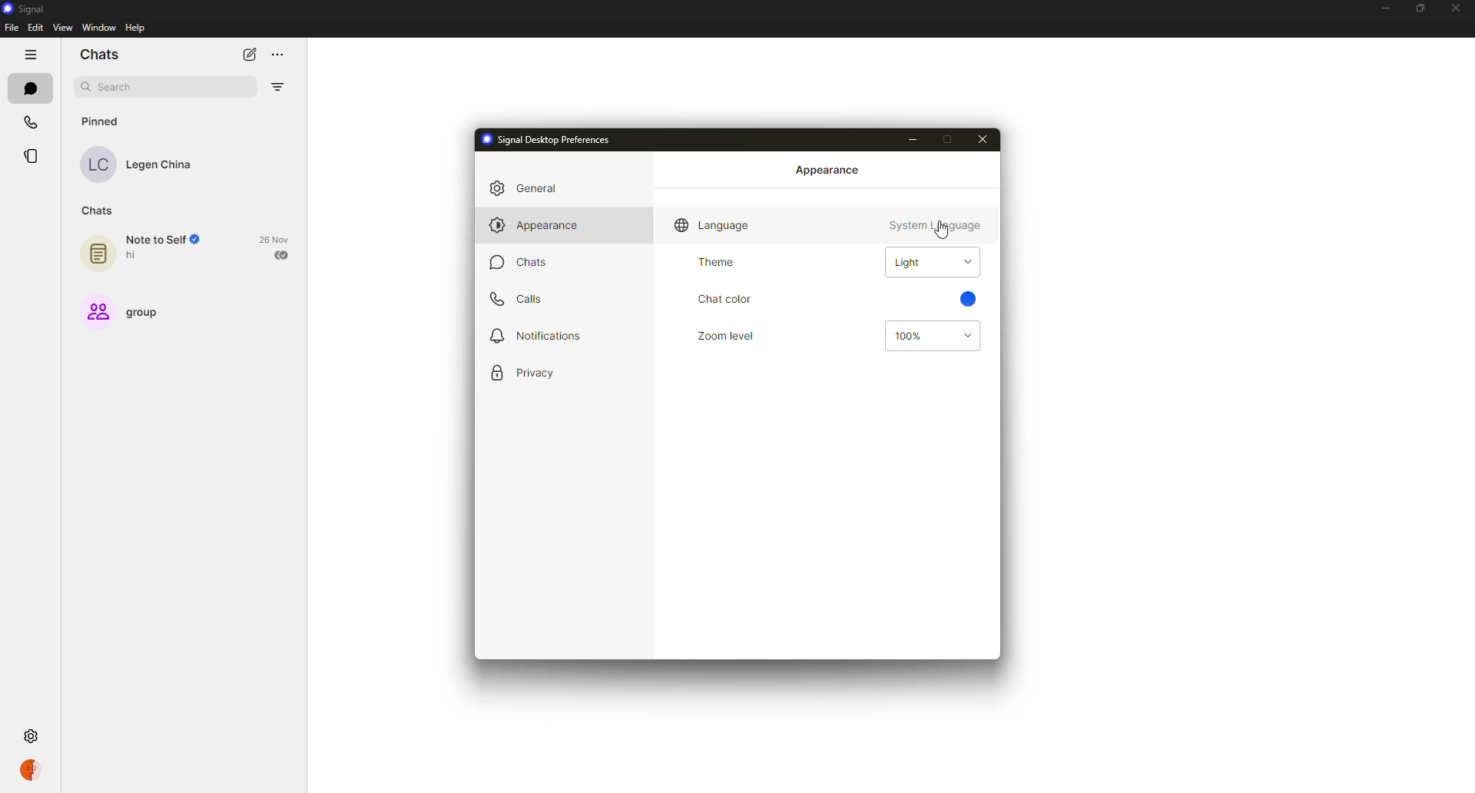  Describe the element at coordinates (282, 255) in the screenshot. I see `sent` at that location.